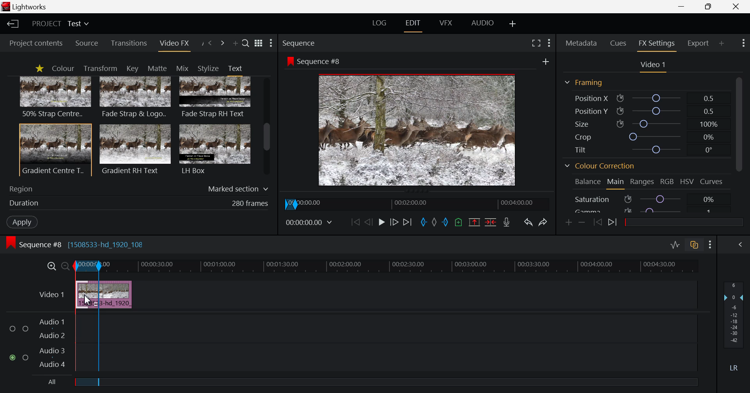 Image resolution: width=750 pixels, height=393 pixels. Describe the element at coordinates (537, 43) in the screenshot. I see `Full Screen` at that location.